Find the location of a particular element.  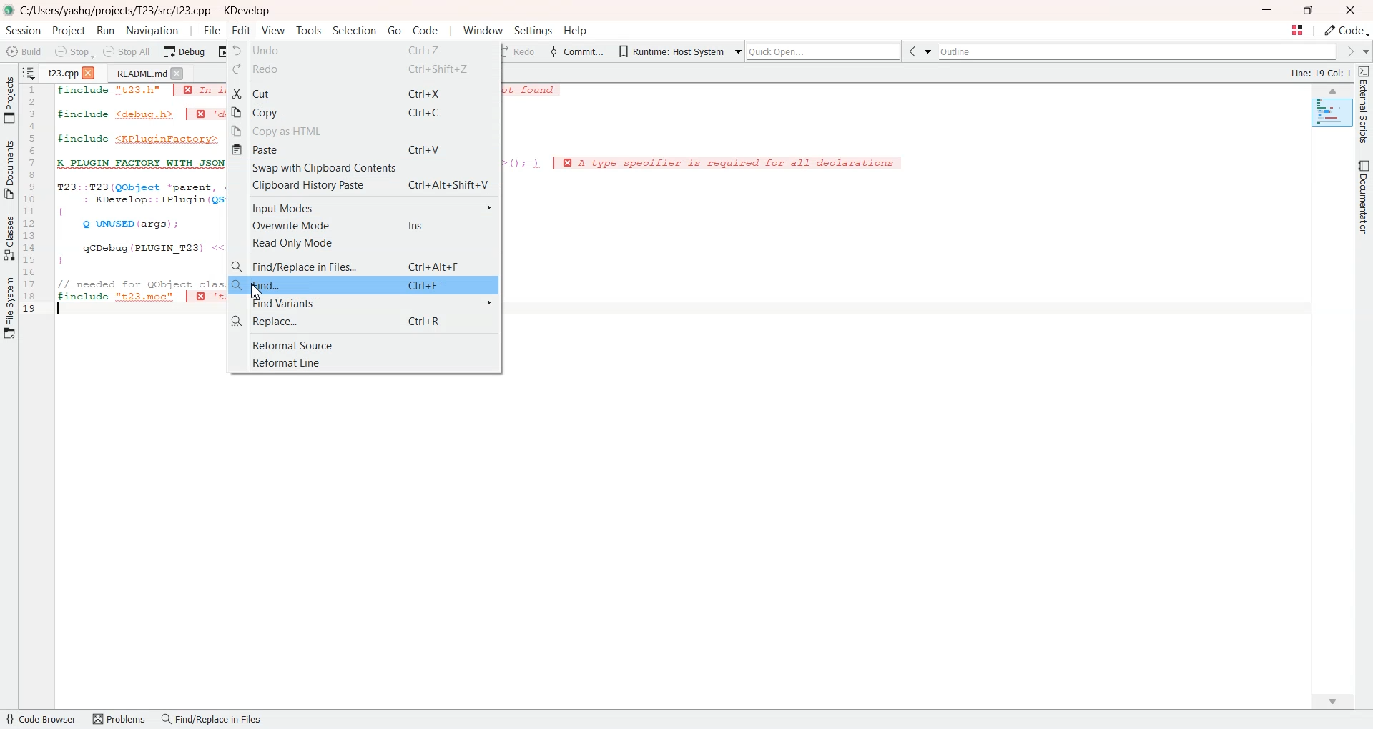

a type specifier is required for all declarations is located at coordinates (722, 164).